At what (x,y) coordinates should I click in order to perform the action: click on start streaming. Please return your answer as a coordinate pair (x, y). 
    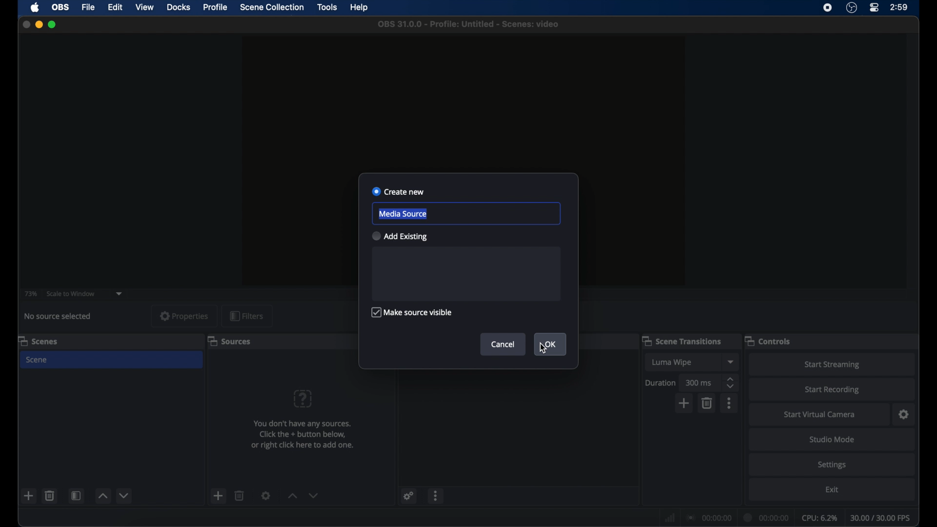
    Looking at the image, I should click on (833, 365).